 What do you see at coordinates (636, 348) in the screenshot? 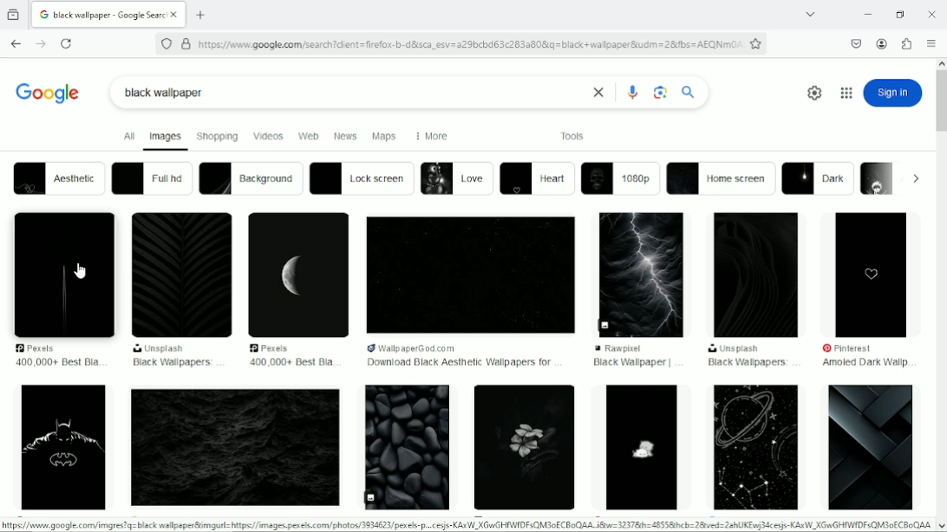
I see `rawpixel` at bounding box center [636, 348].